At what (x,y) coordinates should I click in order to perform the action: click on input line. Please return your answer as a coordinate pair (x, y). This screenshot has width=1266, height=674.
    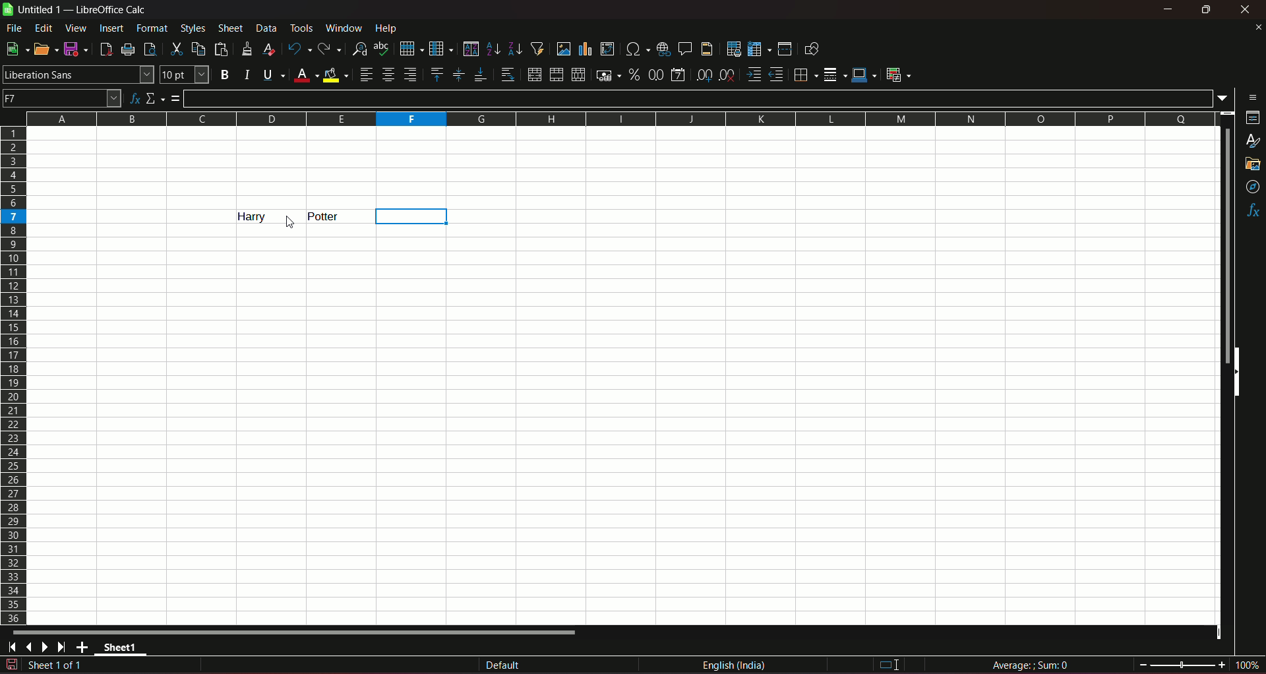
    Looking at the image, I should click on (700, 98).